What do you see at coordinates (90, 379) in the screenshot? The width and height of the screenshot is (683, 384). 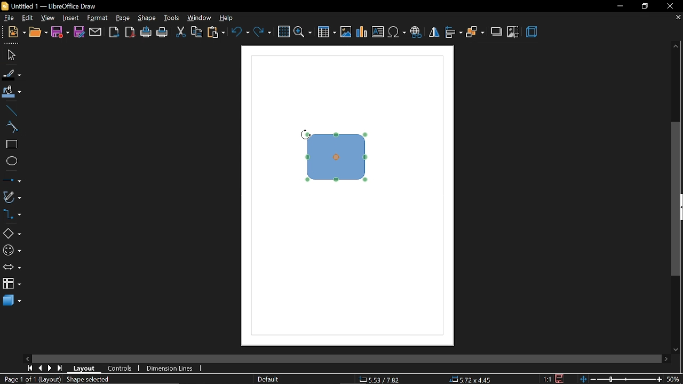 I see `shape selected` at bounding box center [90, 379].